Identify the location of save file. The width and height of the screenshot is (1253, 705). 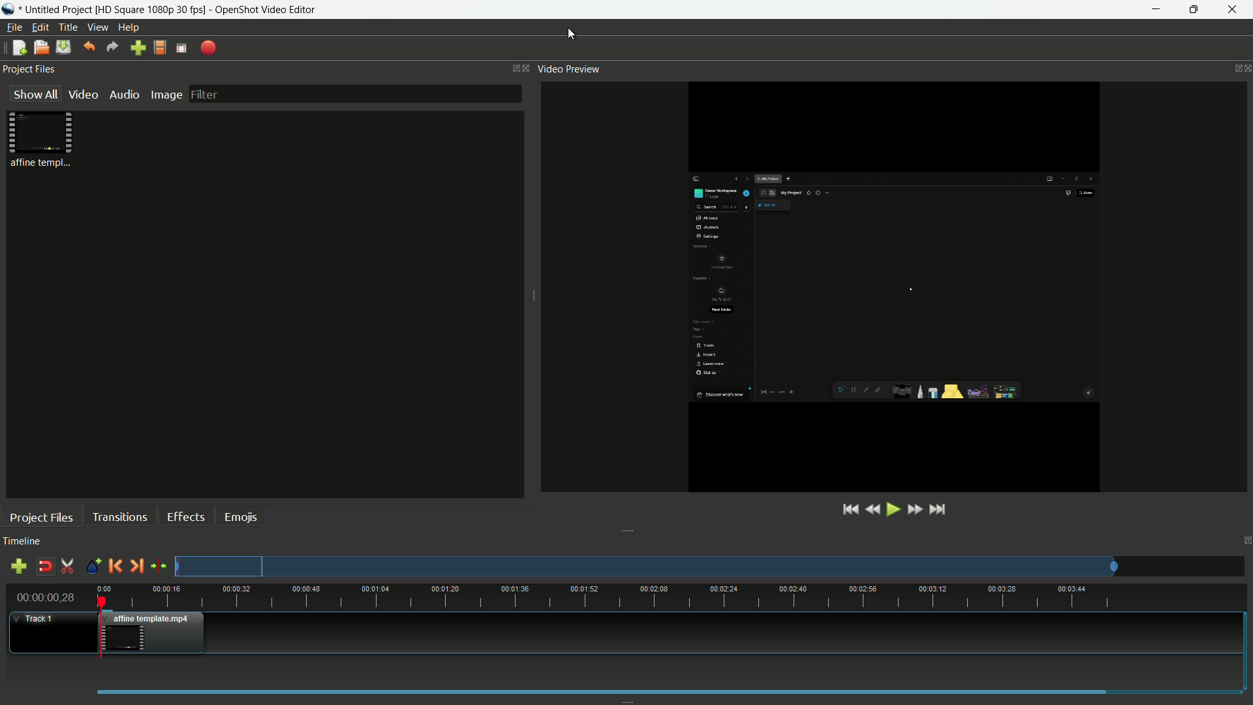
(63, 48).